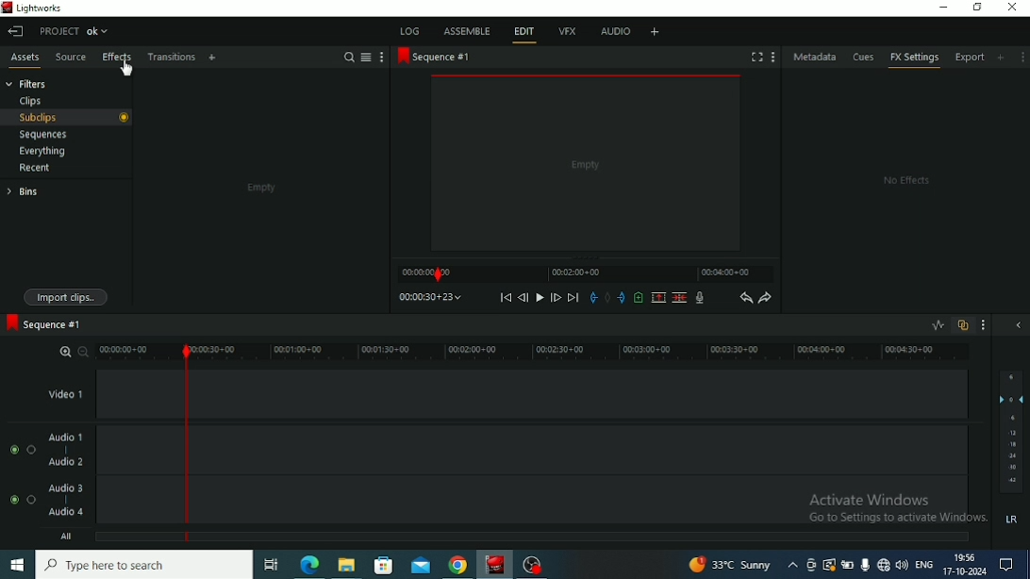 Image resolution: width=1030 pixels, height=579 pixels. What do you see at coordinates (458, 564) in the screenshot?
I see `Chrome` at bounding box center [458, 564].